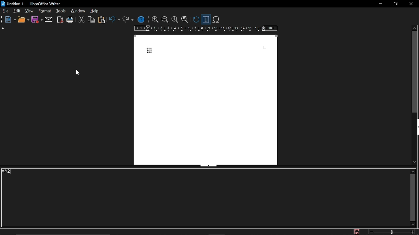  I want to click on print, so click(70, 20).